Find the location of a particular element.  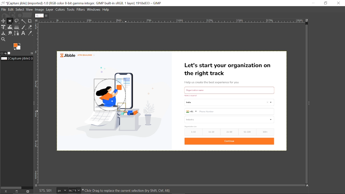

Select is located at coordinates (20, 9).